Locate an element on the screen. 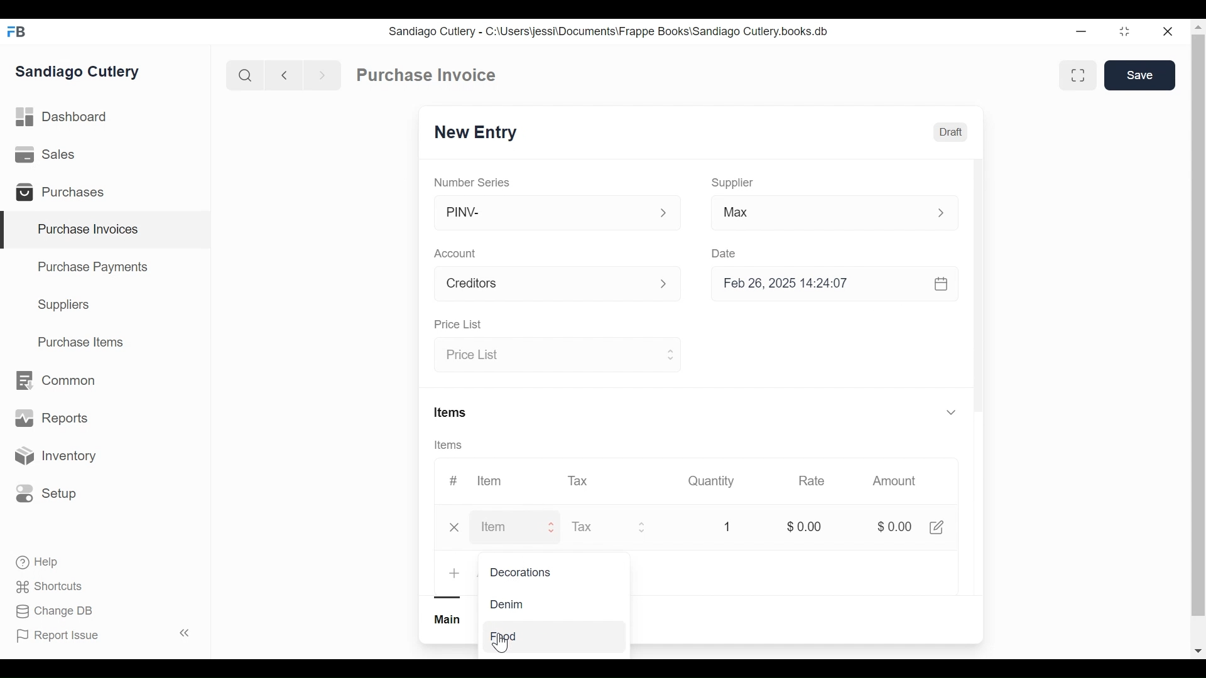 Image resolution: width=1206 pixels, height=678 pixels. New Entry is located at coordinates (477, 131).